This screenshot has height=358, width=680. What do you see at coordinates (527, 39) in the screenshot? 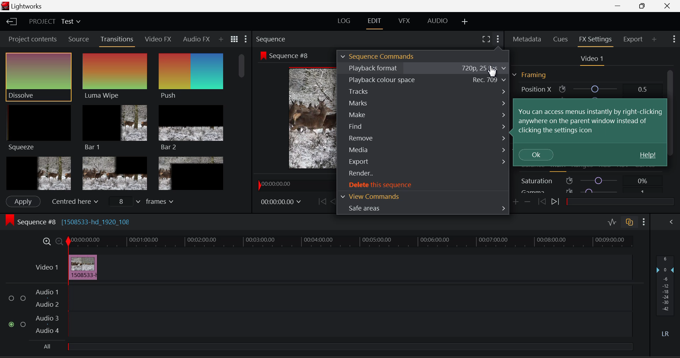
I see `Metadata` at bounding box center [527, 39].